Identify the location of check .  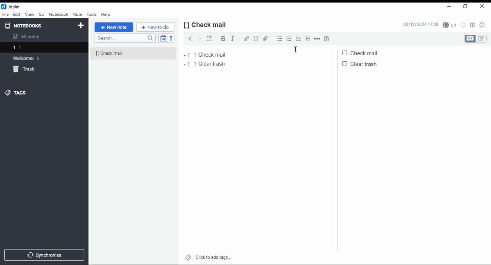
(364, 53).